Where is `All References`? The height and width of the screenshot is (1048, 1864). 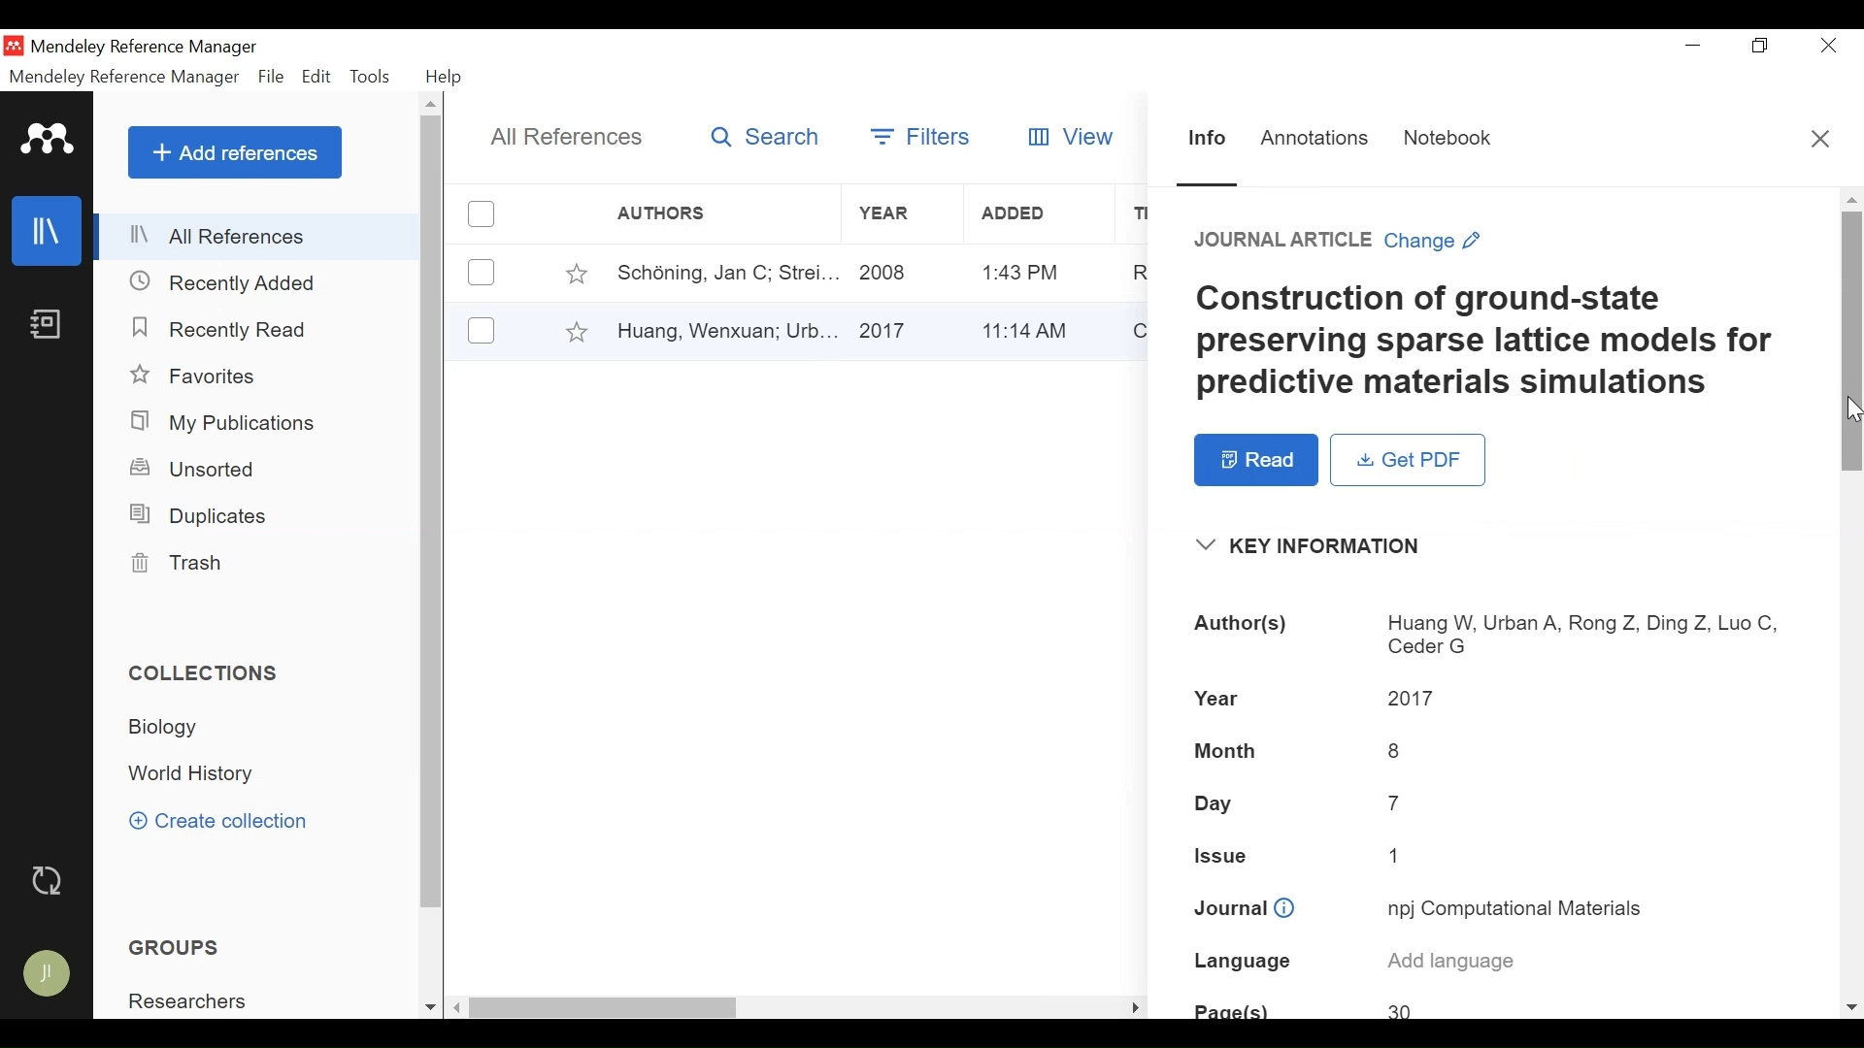 All References is located at coordinates (259, 236).